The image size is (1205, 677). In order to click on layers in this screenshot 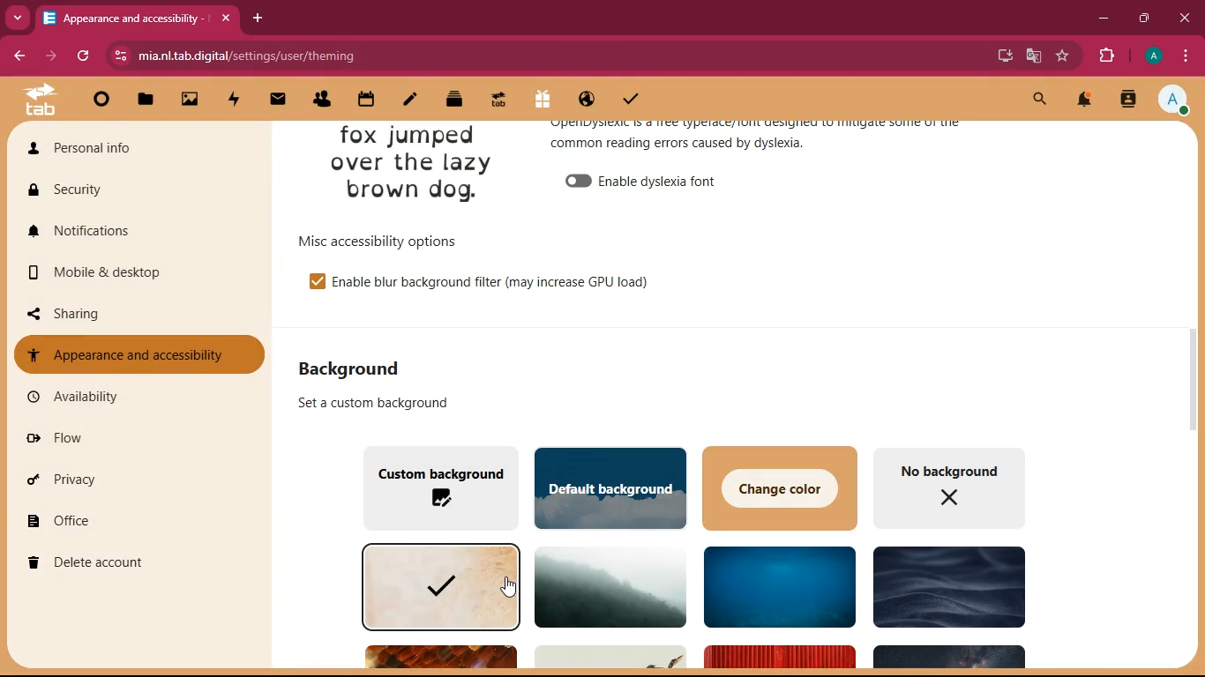, I will do `click(454, 101)`.